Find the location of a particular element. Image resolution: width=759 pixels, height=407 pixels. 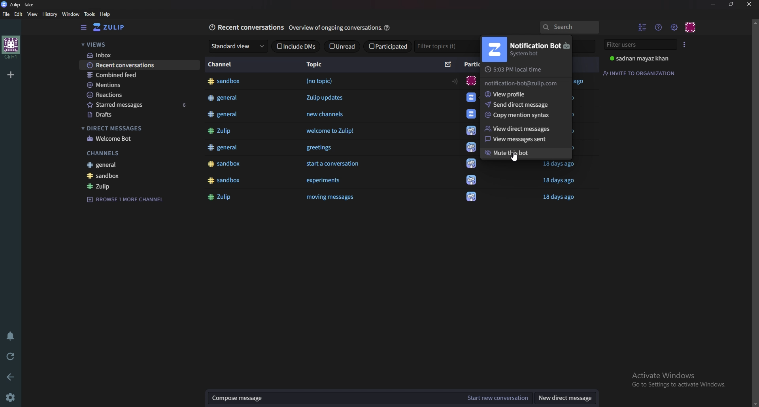

Participated is located at coordinates (387, 46).